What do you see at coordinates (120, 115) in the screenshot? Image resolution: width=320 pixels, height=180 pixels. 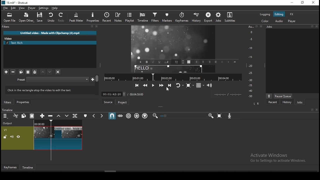 I see `scrub while dragging` at bounding box center [120, 115].